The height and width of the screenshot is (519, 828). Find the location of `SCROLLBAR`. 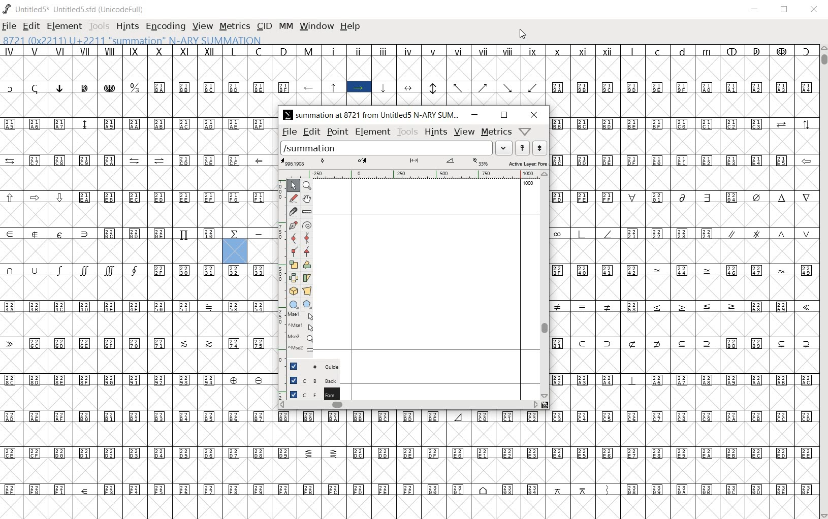

SCROLLBAR is located at coordinates (823, 281).